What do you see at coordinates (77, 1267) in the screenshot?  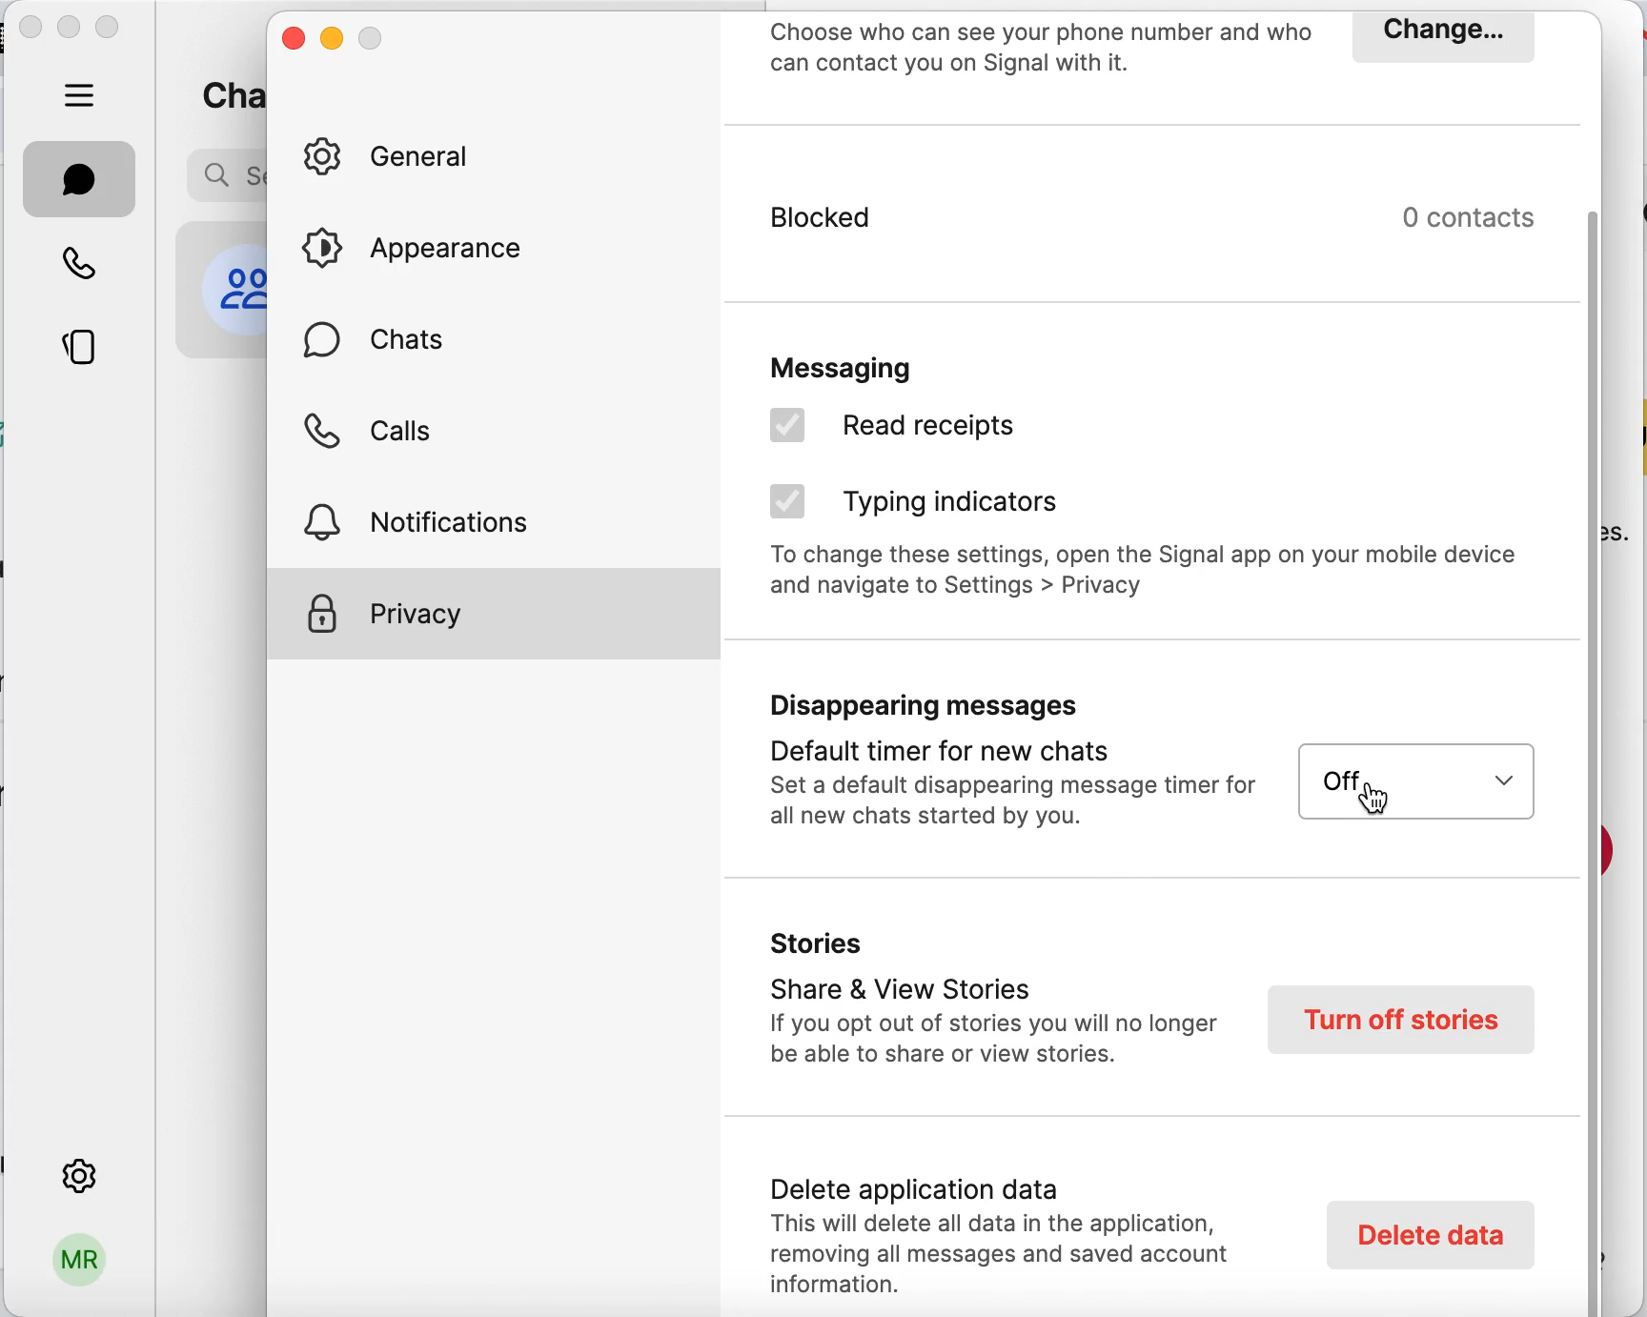 I see `user` at bounding box center [77, 1267].